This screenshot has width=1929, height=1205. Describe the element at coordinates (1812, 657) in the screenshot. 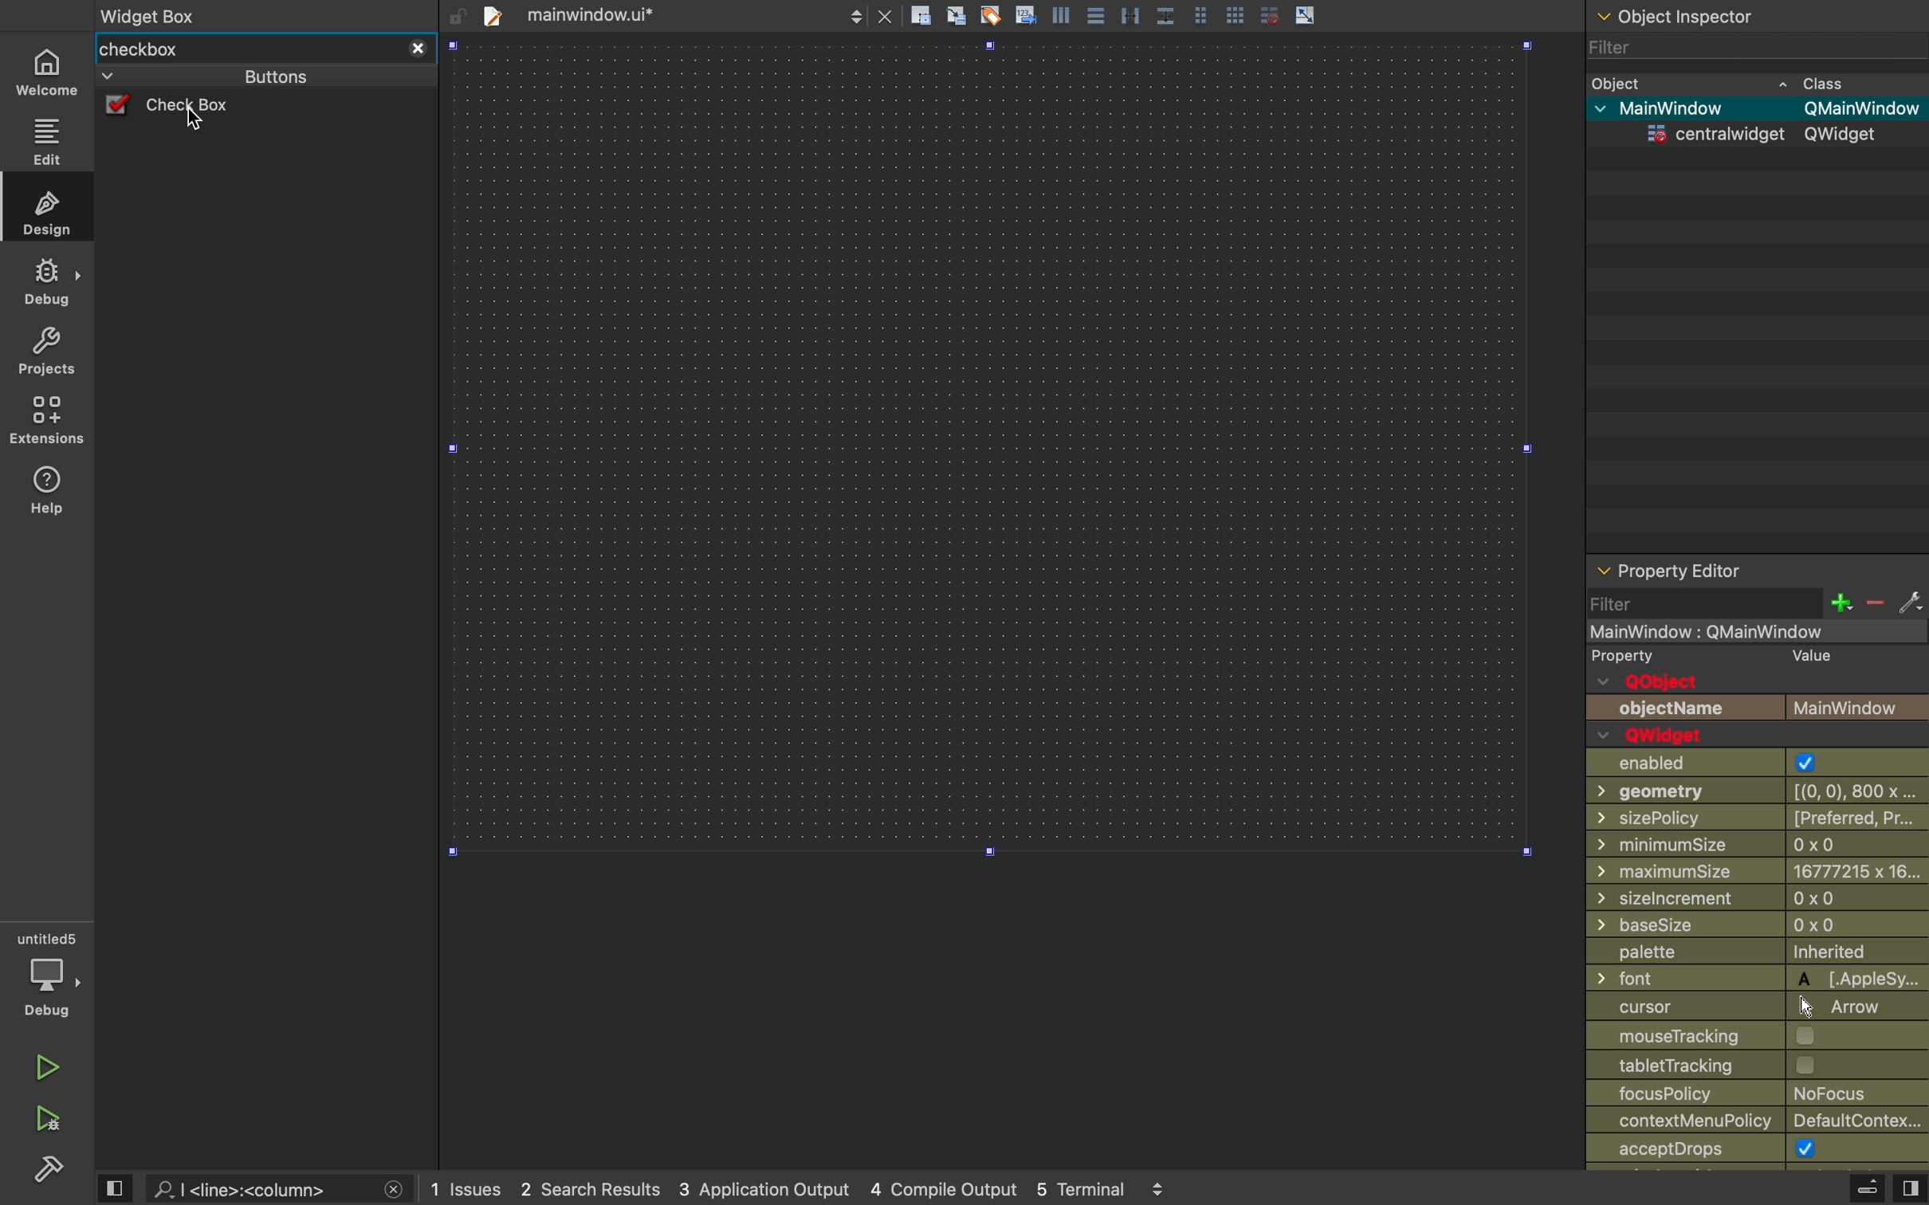

I see `Value` at that location.